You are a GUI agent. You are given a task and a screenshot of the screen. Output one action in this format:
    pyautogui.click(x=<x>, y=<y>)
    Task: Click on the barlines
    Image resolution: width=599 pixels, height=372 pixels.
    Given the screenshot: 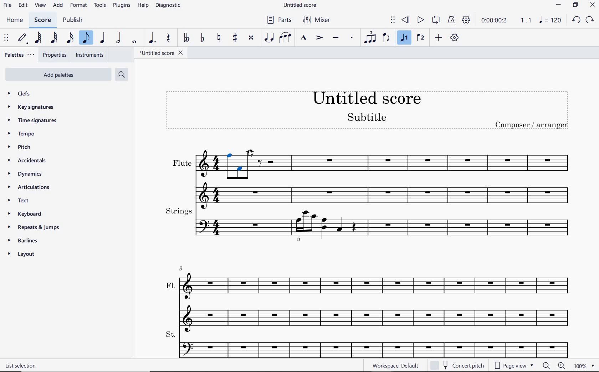 What is the action you would take?
    pyautogui.click(x=23, y=240)
    